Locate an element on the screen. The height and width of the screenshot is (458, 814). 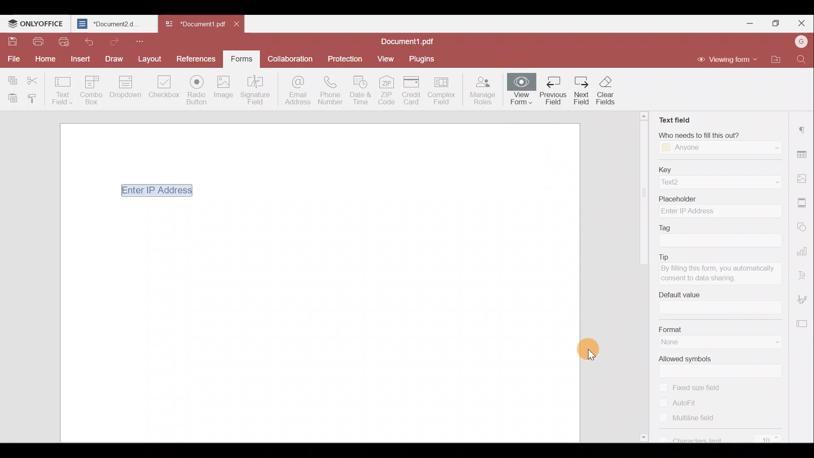
Paste is located at coordinates (11, 98).